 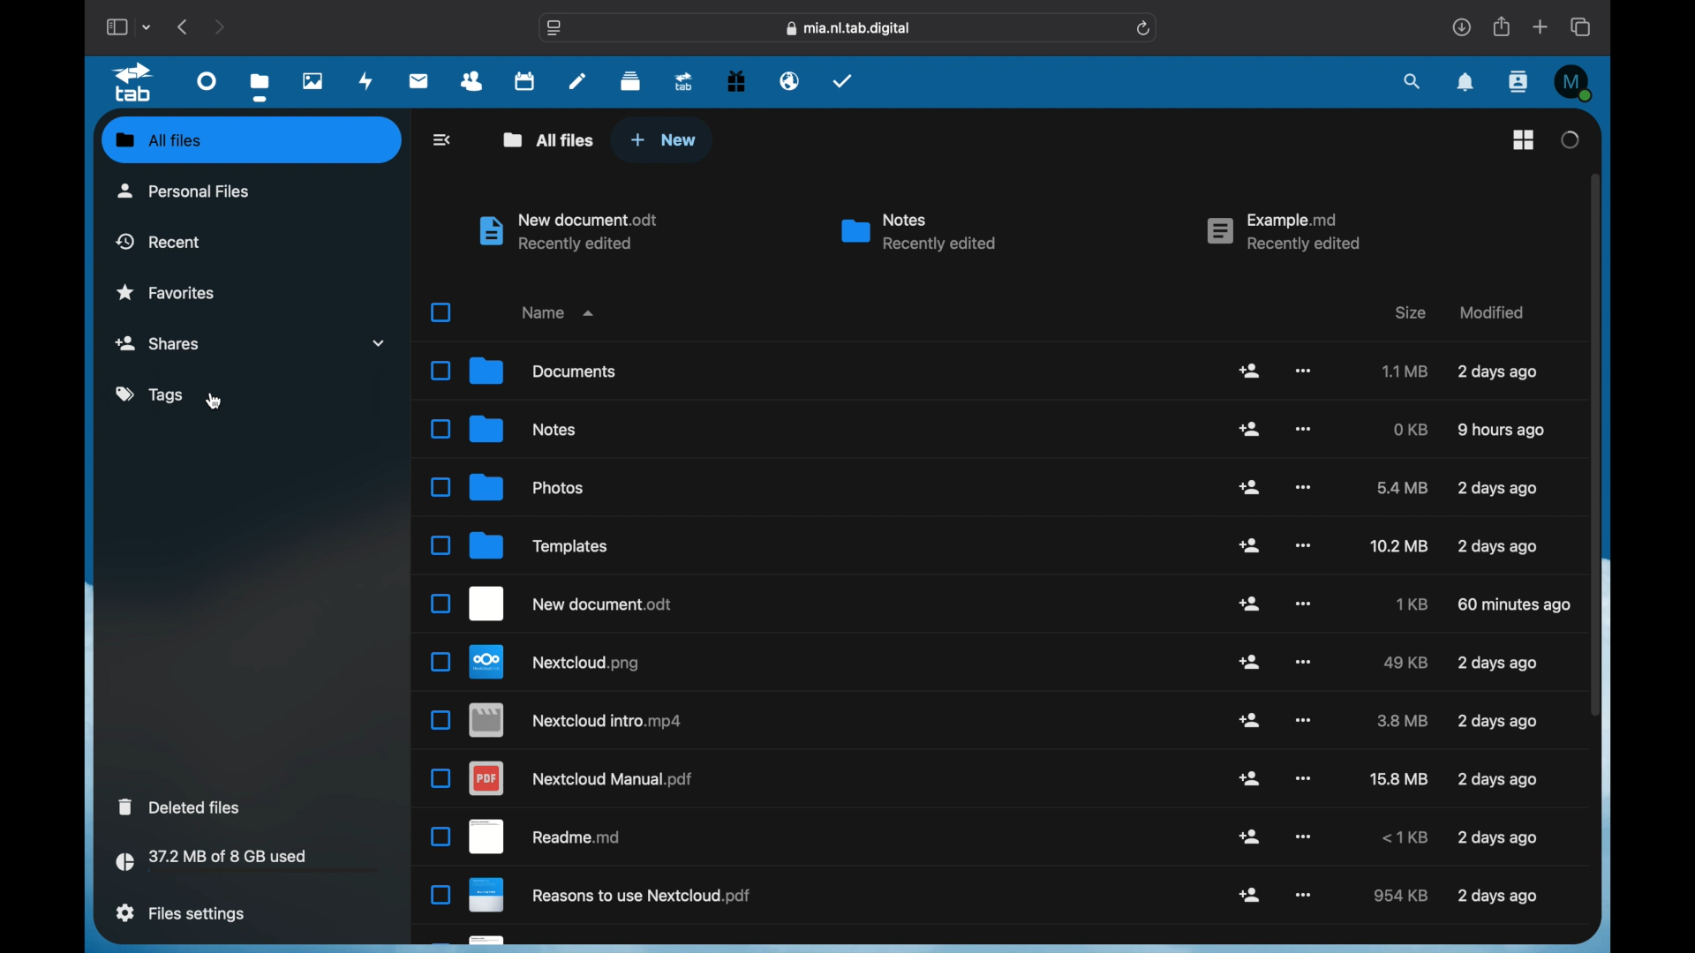 I want to click on size, so click(x=1398, y=895).